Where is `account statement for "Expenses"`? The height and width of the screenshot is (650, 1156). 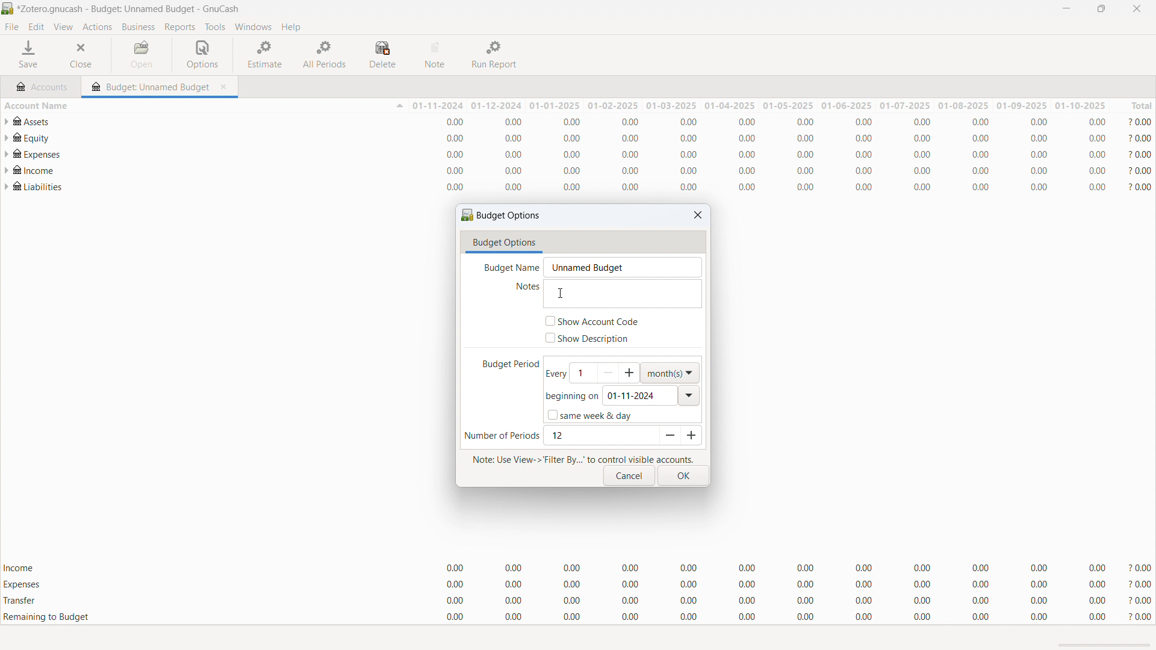
account statement for "Expenses" is located at coordinates (586, 154).